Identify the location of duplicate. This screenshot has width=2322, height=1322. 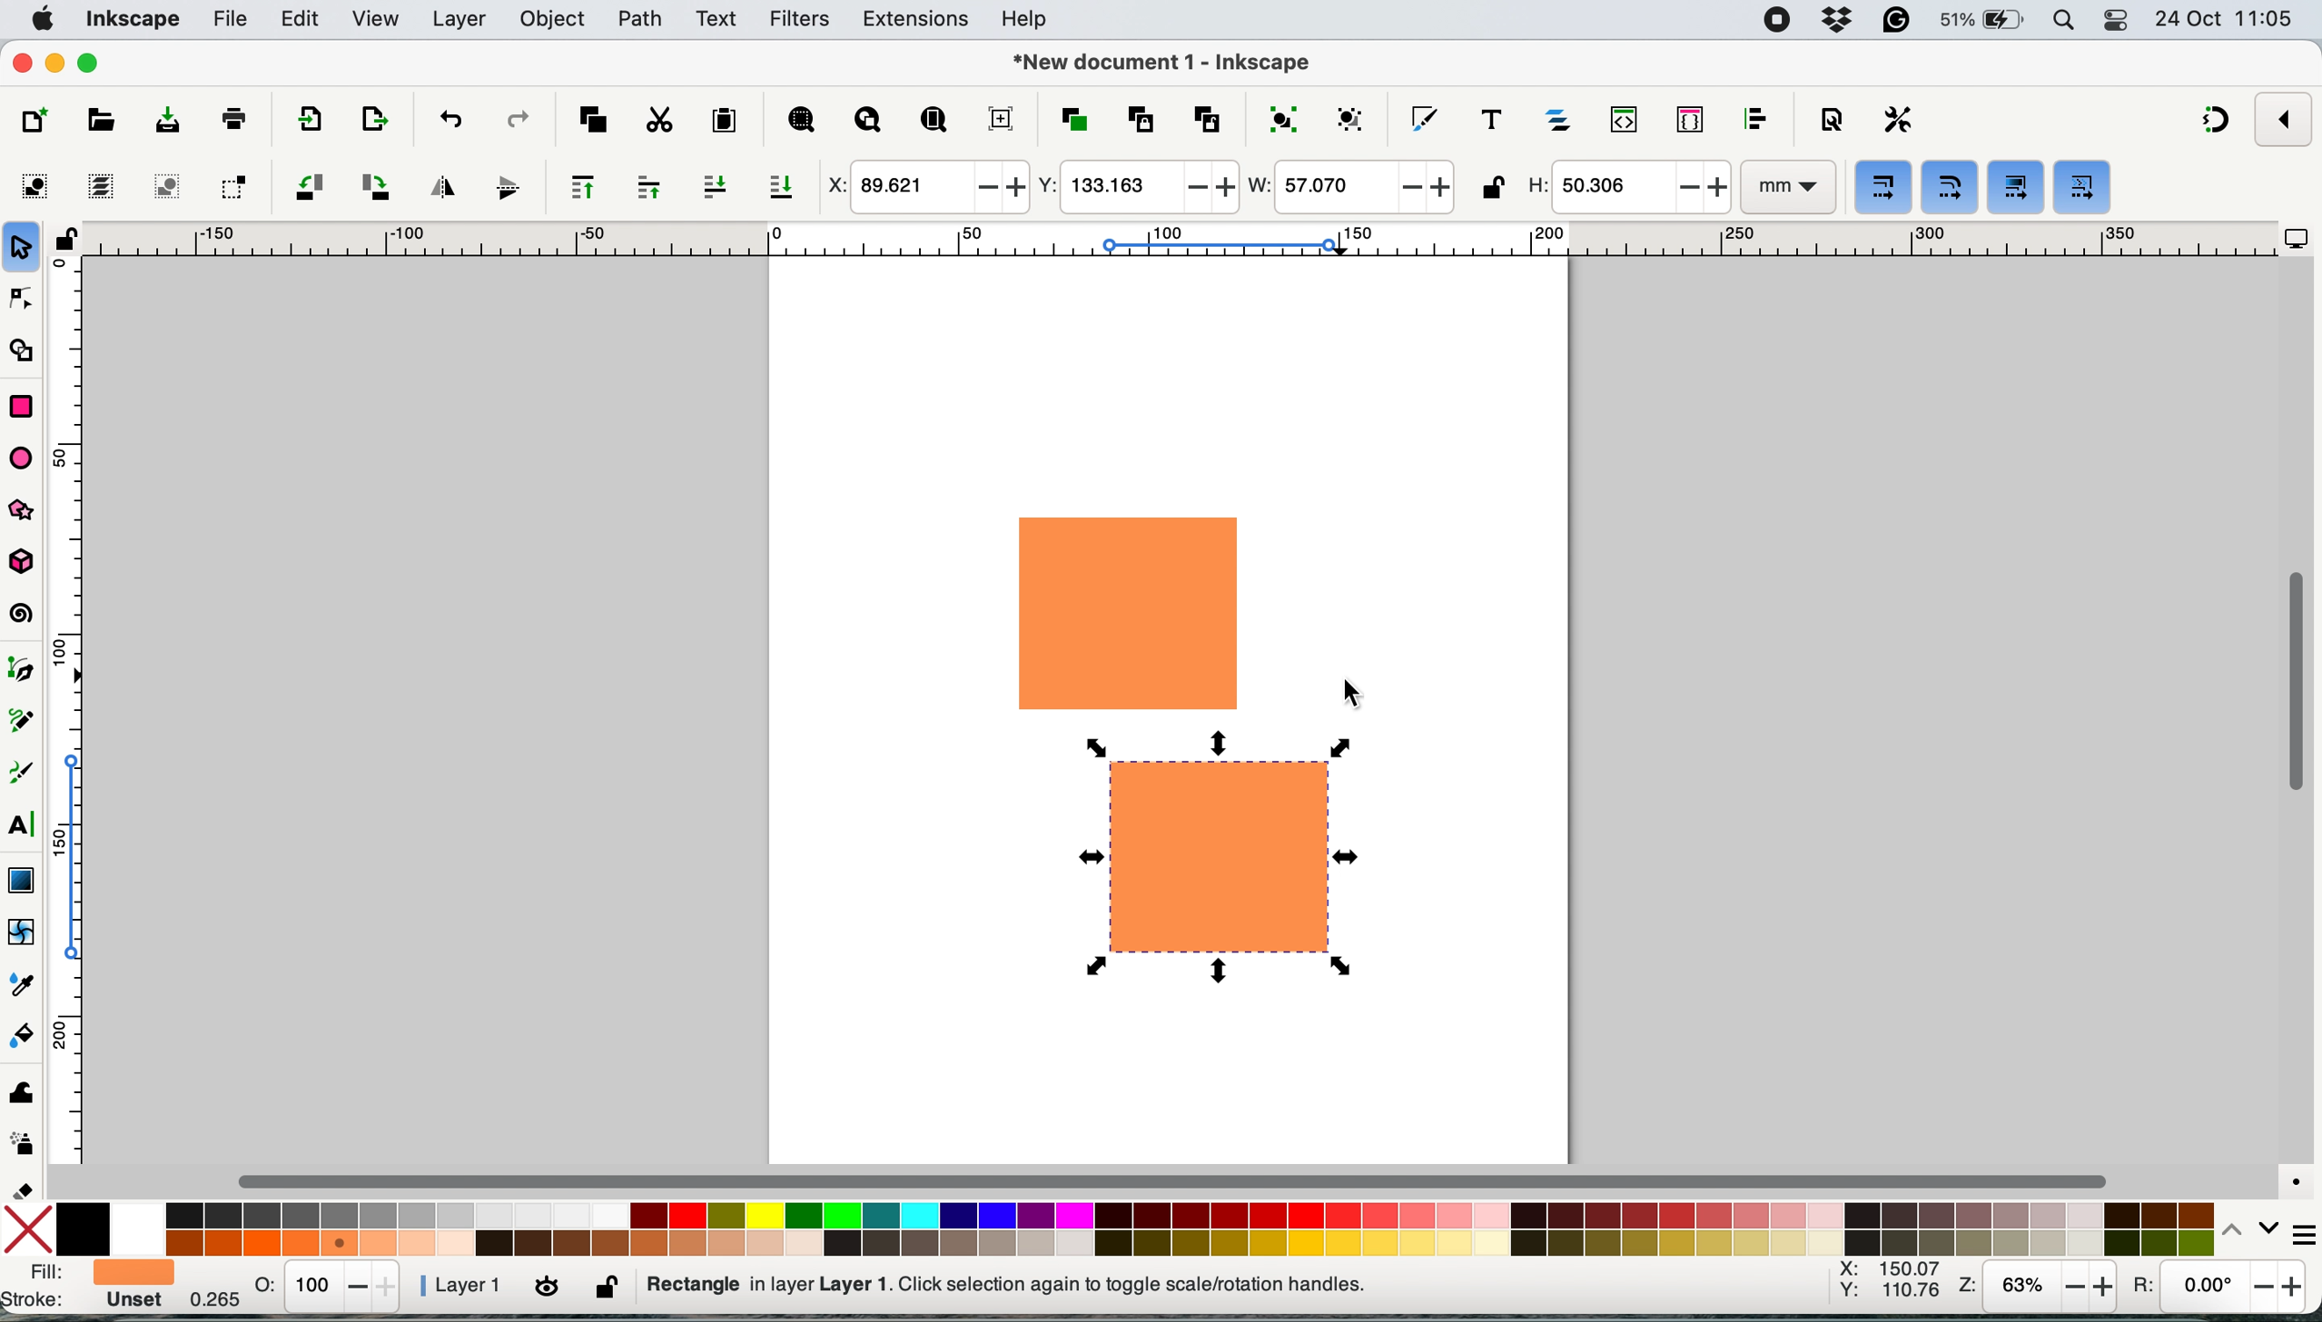
(1072, 120).